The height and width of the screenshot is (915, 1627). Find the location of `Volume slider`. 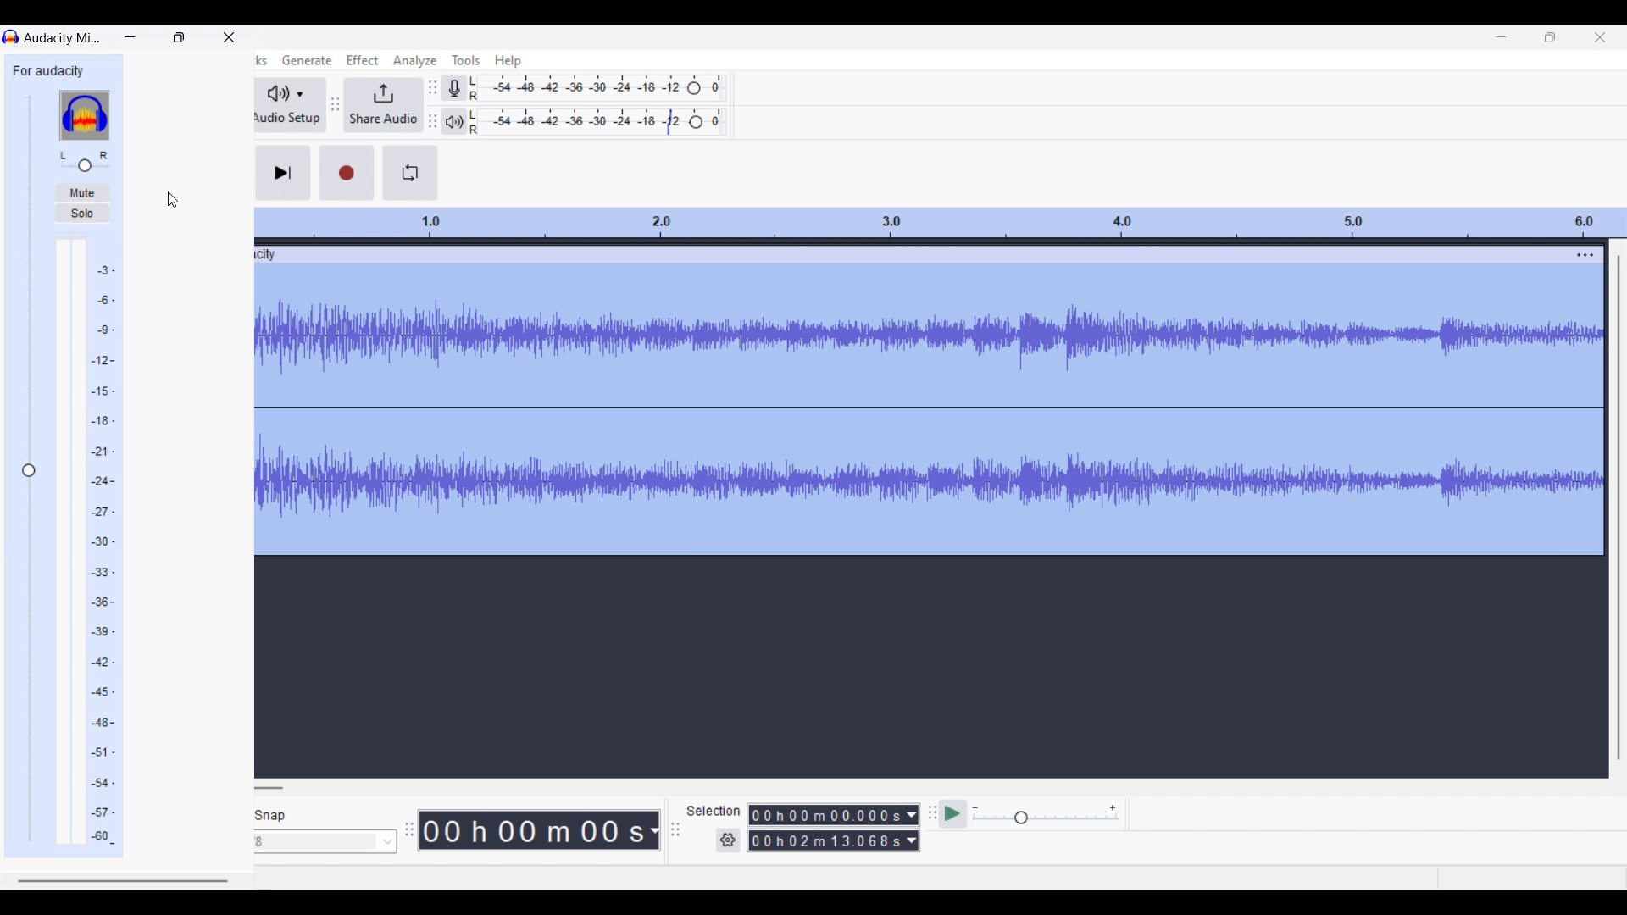

Volume slider is located at coordinates (29, 469).